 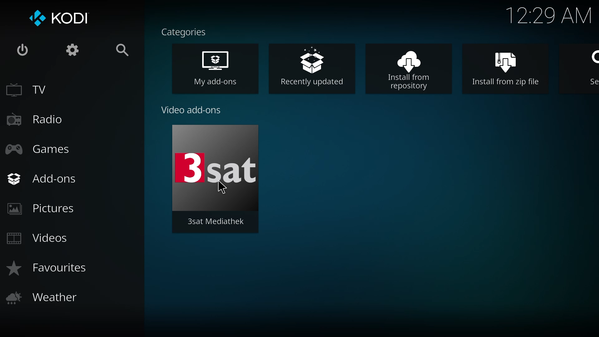 I want to click on 3sat, so click(x=215, y=168).